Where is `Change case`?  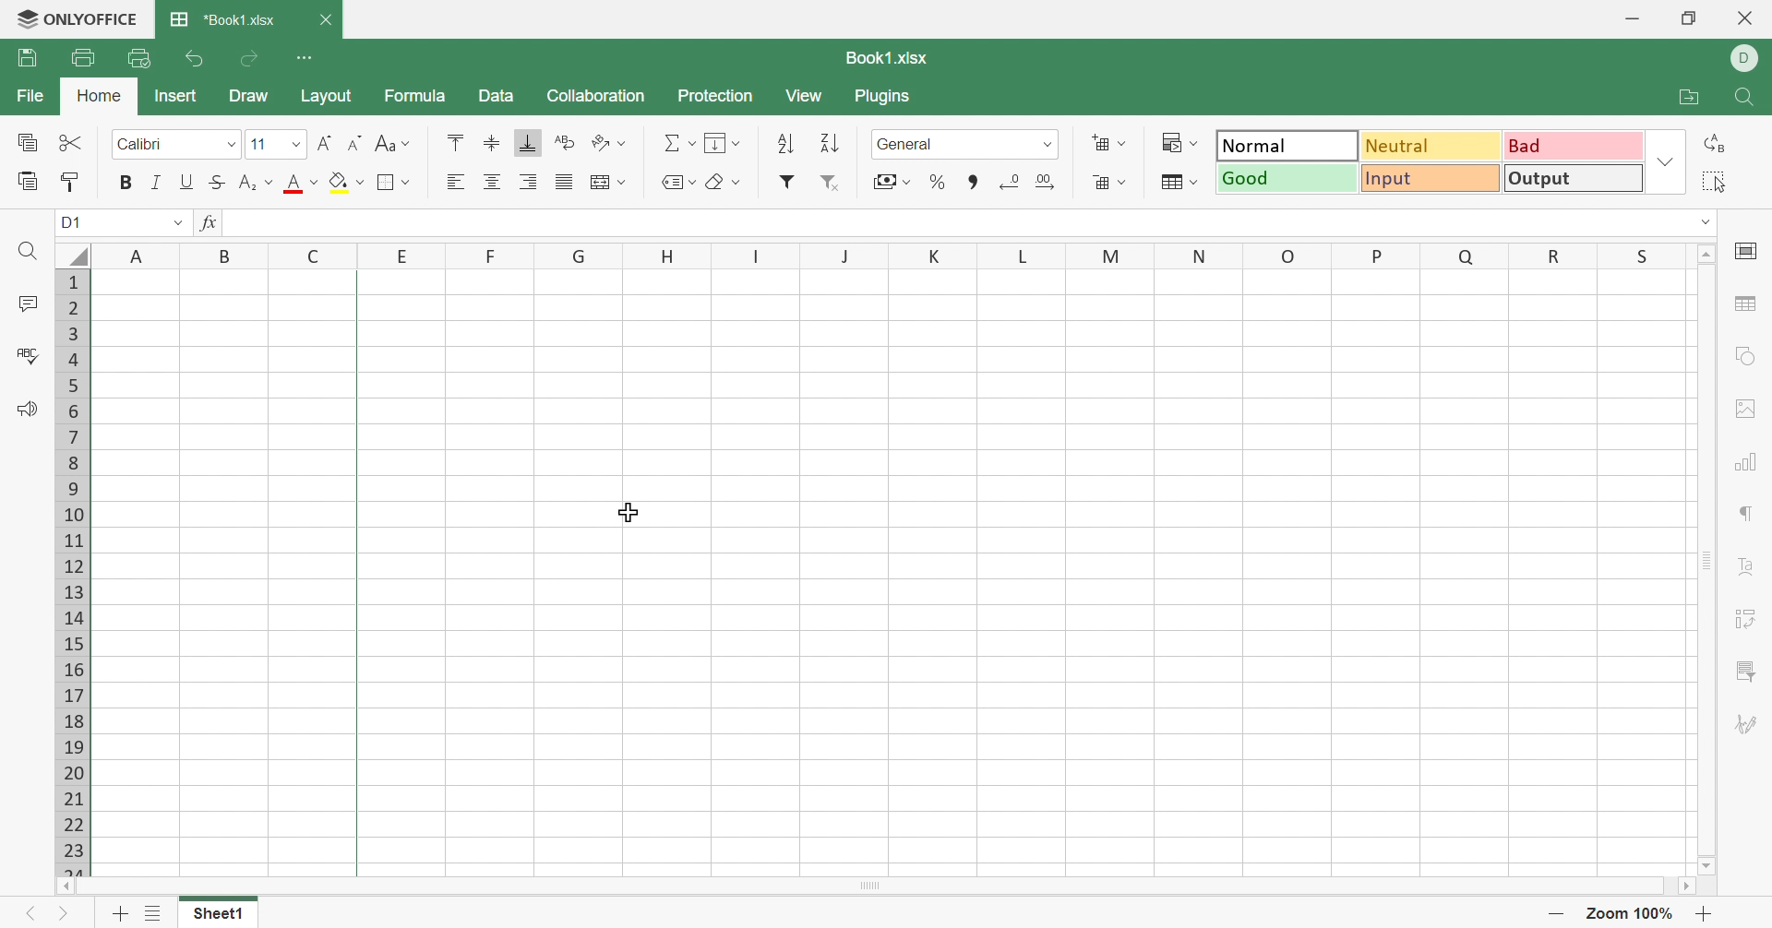 Change case is located at coordinates (385, 140).